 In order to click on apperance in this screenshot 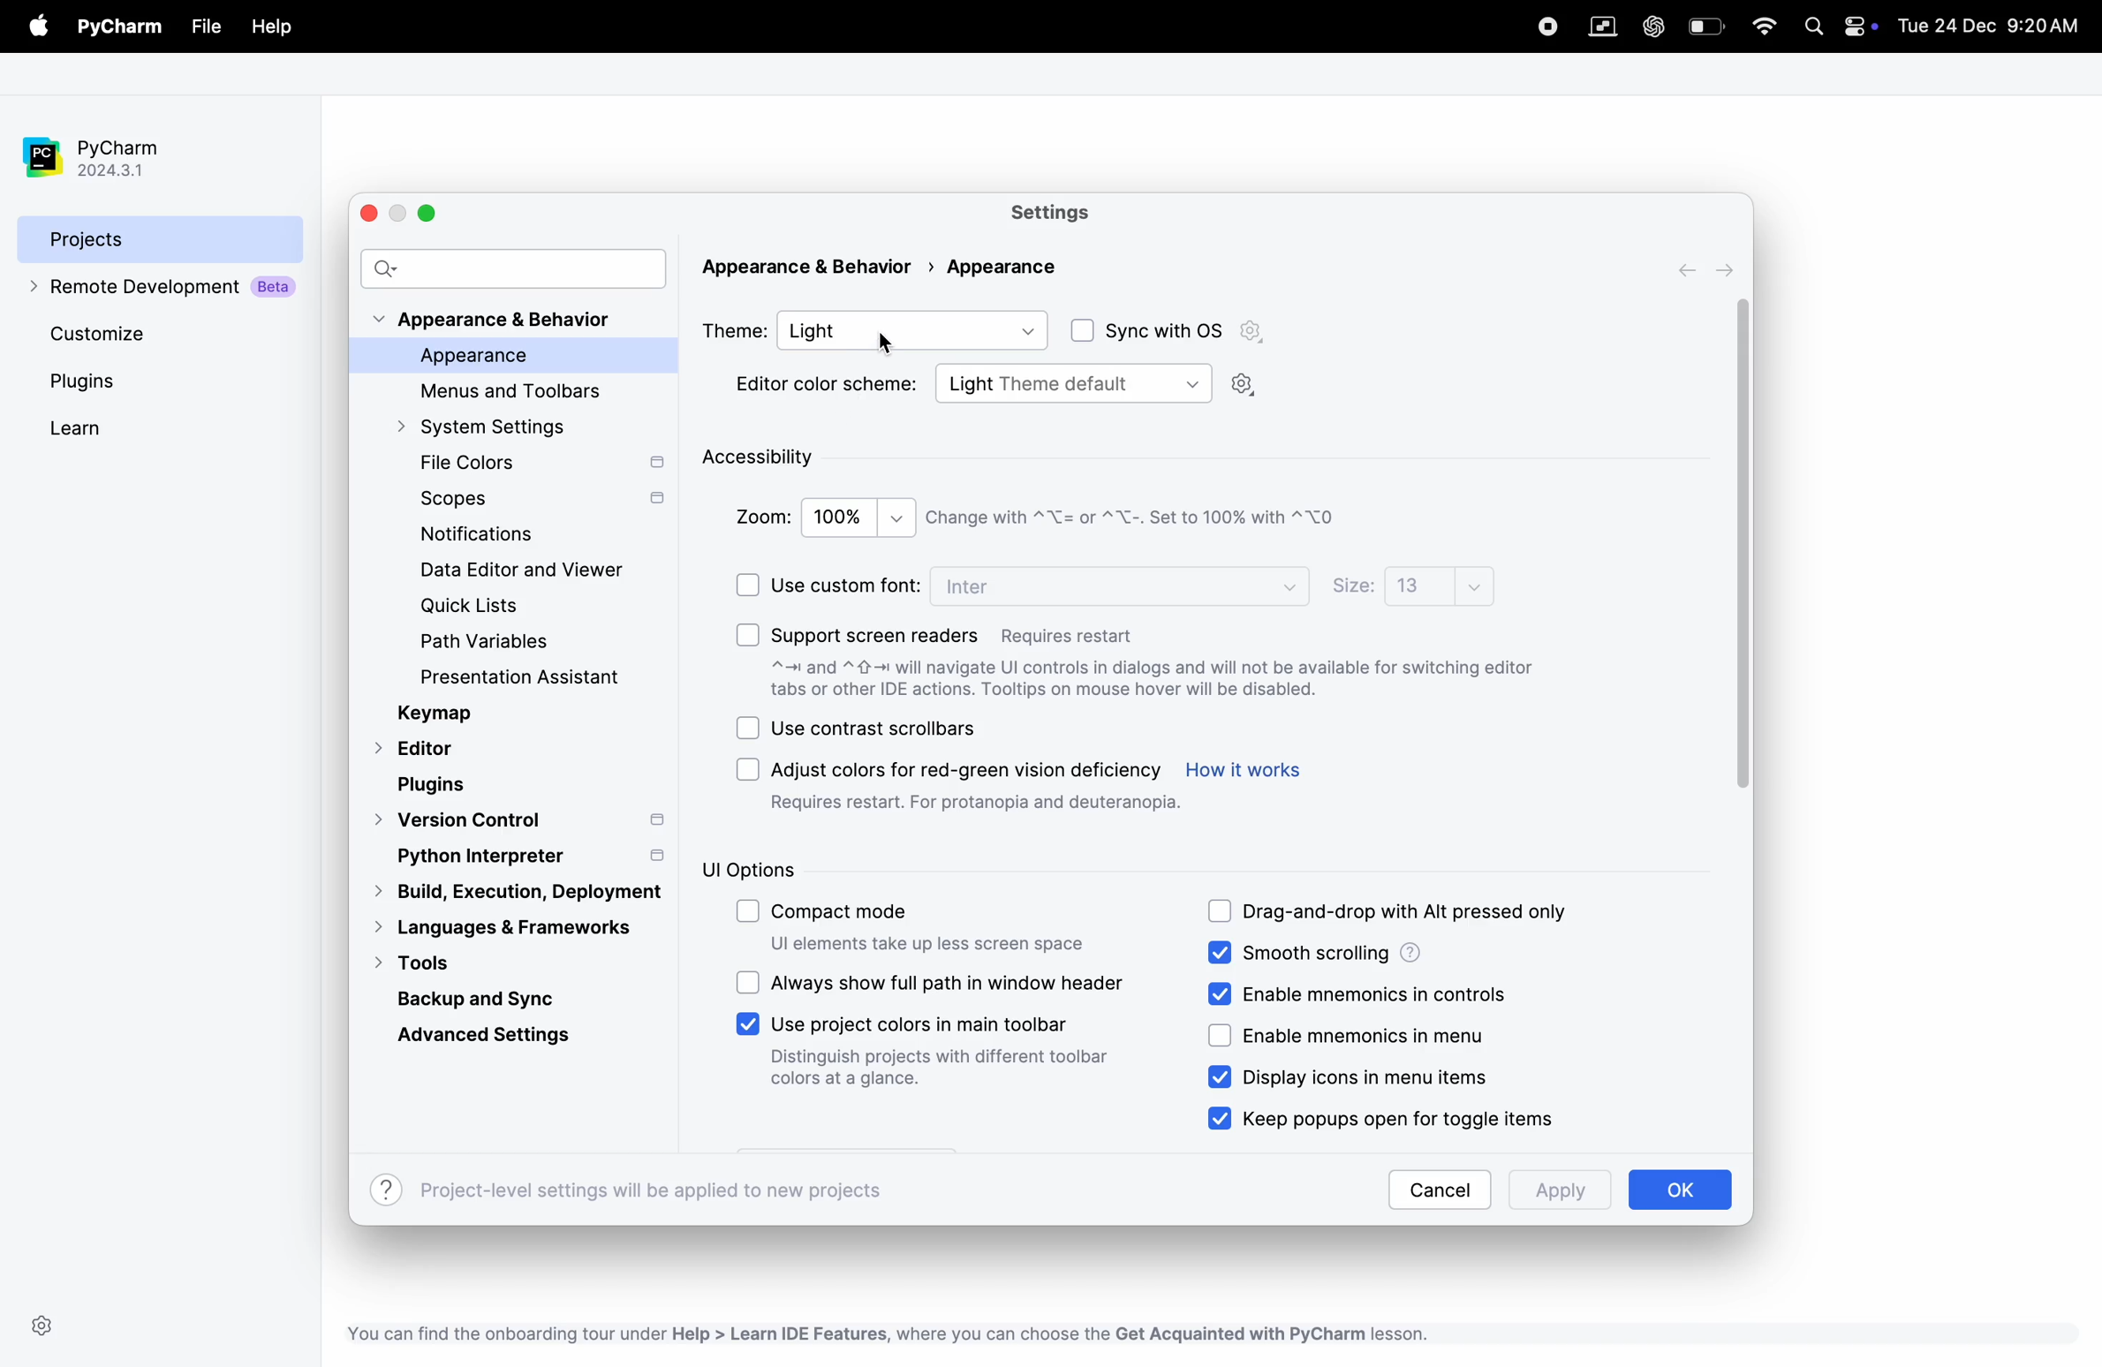, I will do `click(818, 268)`.